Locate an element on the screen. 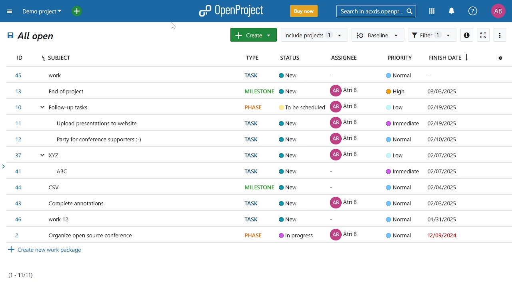 This screenshot has width=512, height=288. info is located at coordinates (468, 35).